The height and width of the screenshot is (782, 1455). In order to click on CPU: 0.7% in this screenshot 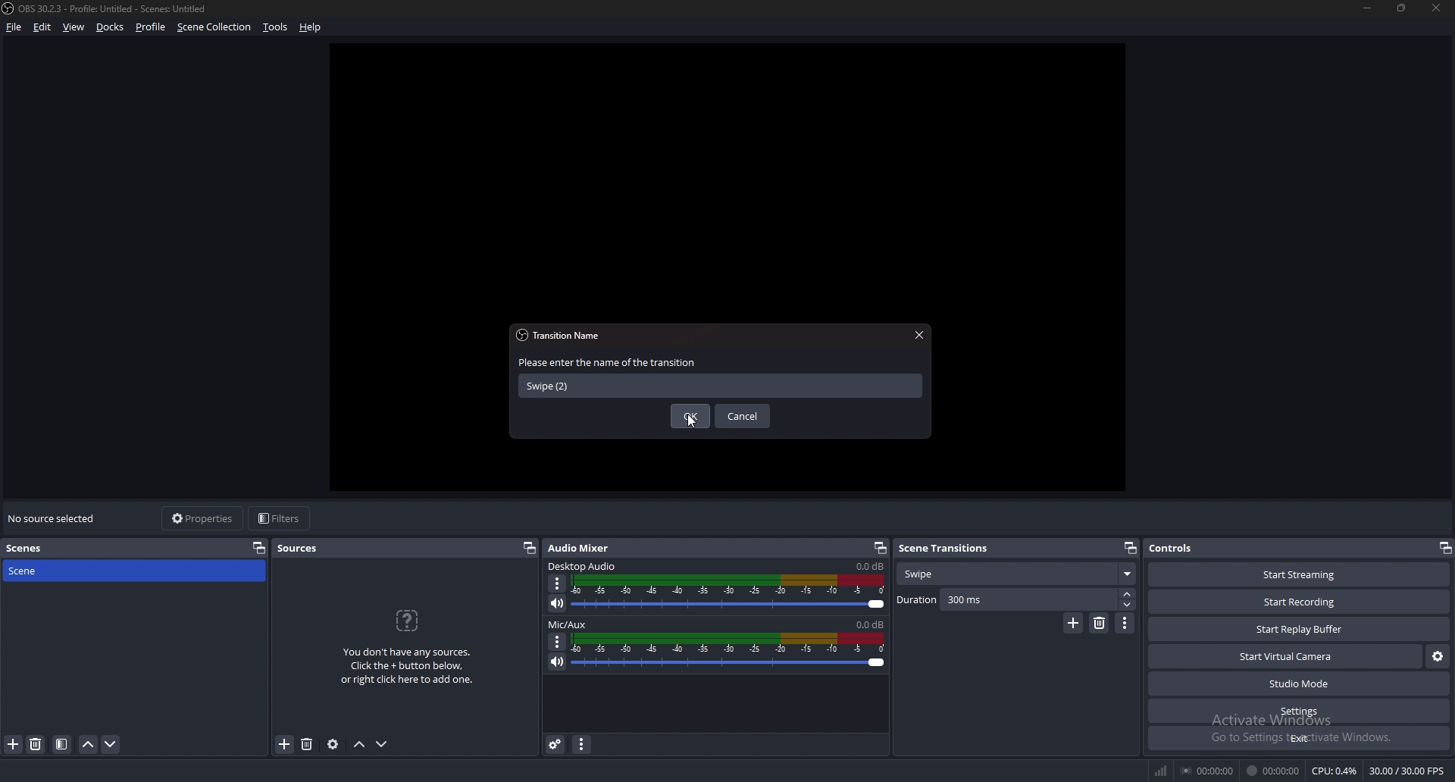, I will do `click(1336, 771)`.